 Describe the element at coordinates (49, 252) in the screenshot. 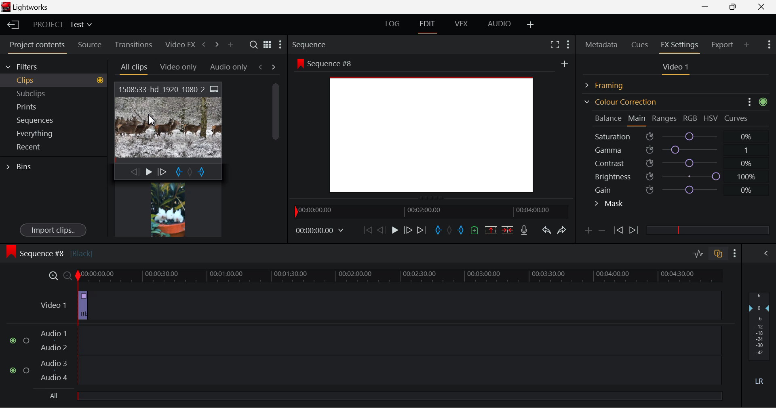

I see `Sequence #8` at that location.